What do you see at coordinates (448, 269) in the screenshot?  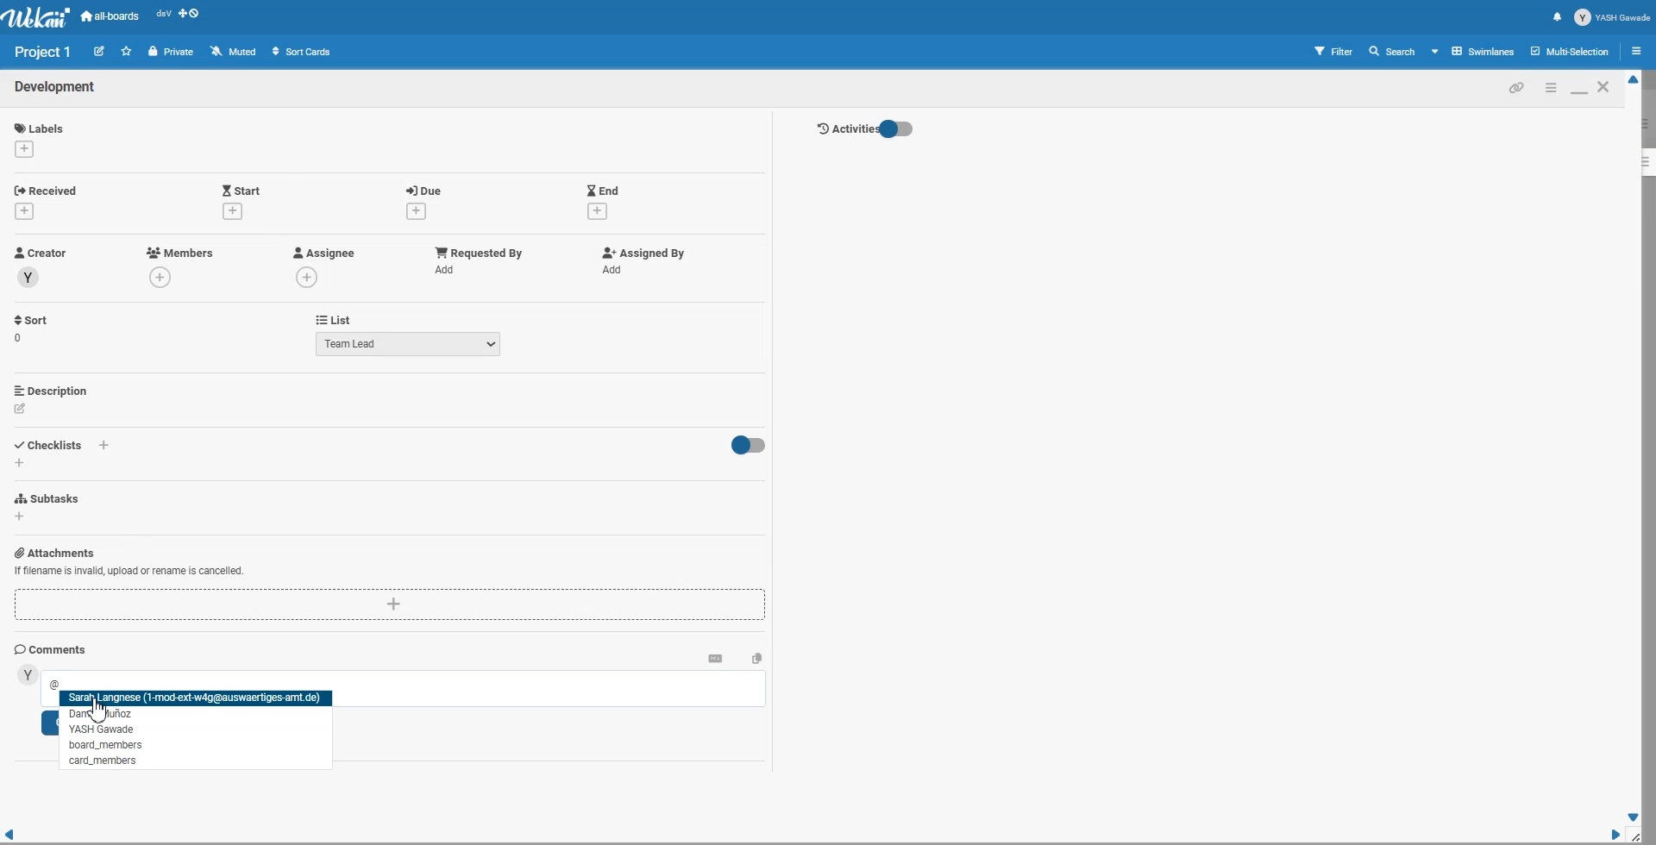 I see `add` at bounding box center [448, 269].